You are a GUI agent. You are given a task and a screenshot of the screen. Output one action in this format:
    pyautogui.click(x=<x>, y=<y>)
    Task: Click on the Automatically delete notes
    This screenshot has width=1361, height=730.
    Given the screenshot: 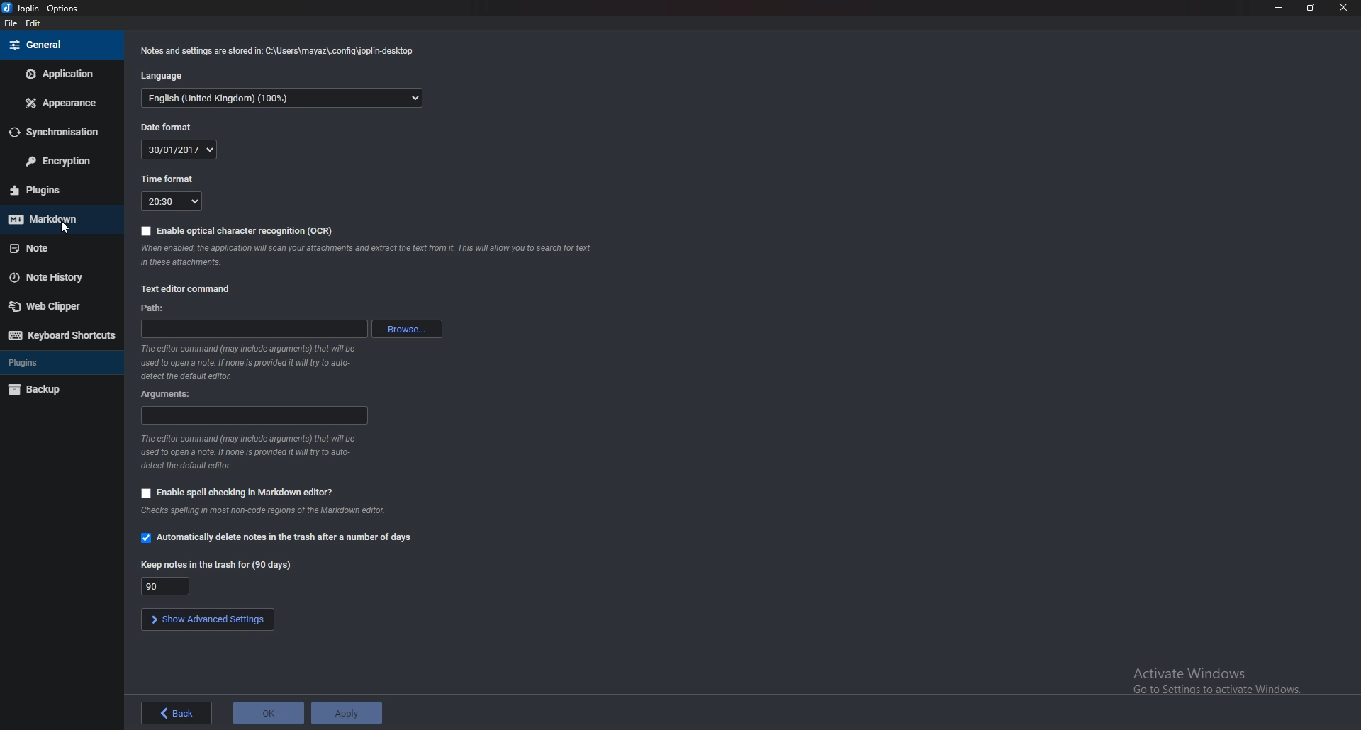 What is the action you would take?
    pyautogui.click(x=274, y=538)
    